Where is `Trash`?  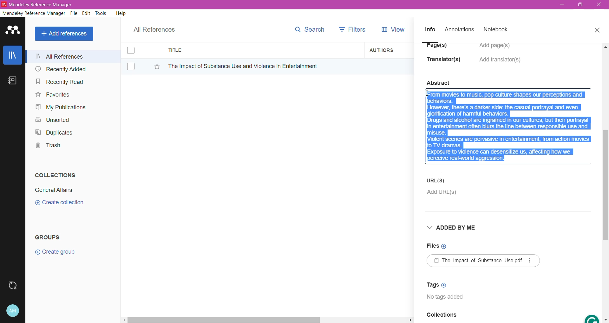 Trash is located at coordinates (46, 146).